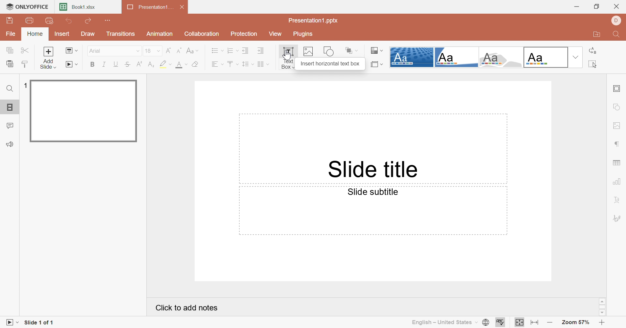 This screenshot has width=626, height=328. Describe the element at coordinates (456, 57) in the screenshot. I see `Corner` at that location.